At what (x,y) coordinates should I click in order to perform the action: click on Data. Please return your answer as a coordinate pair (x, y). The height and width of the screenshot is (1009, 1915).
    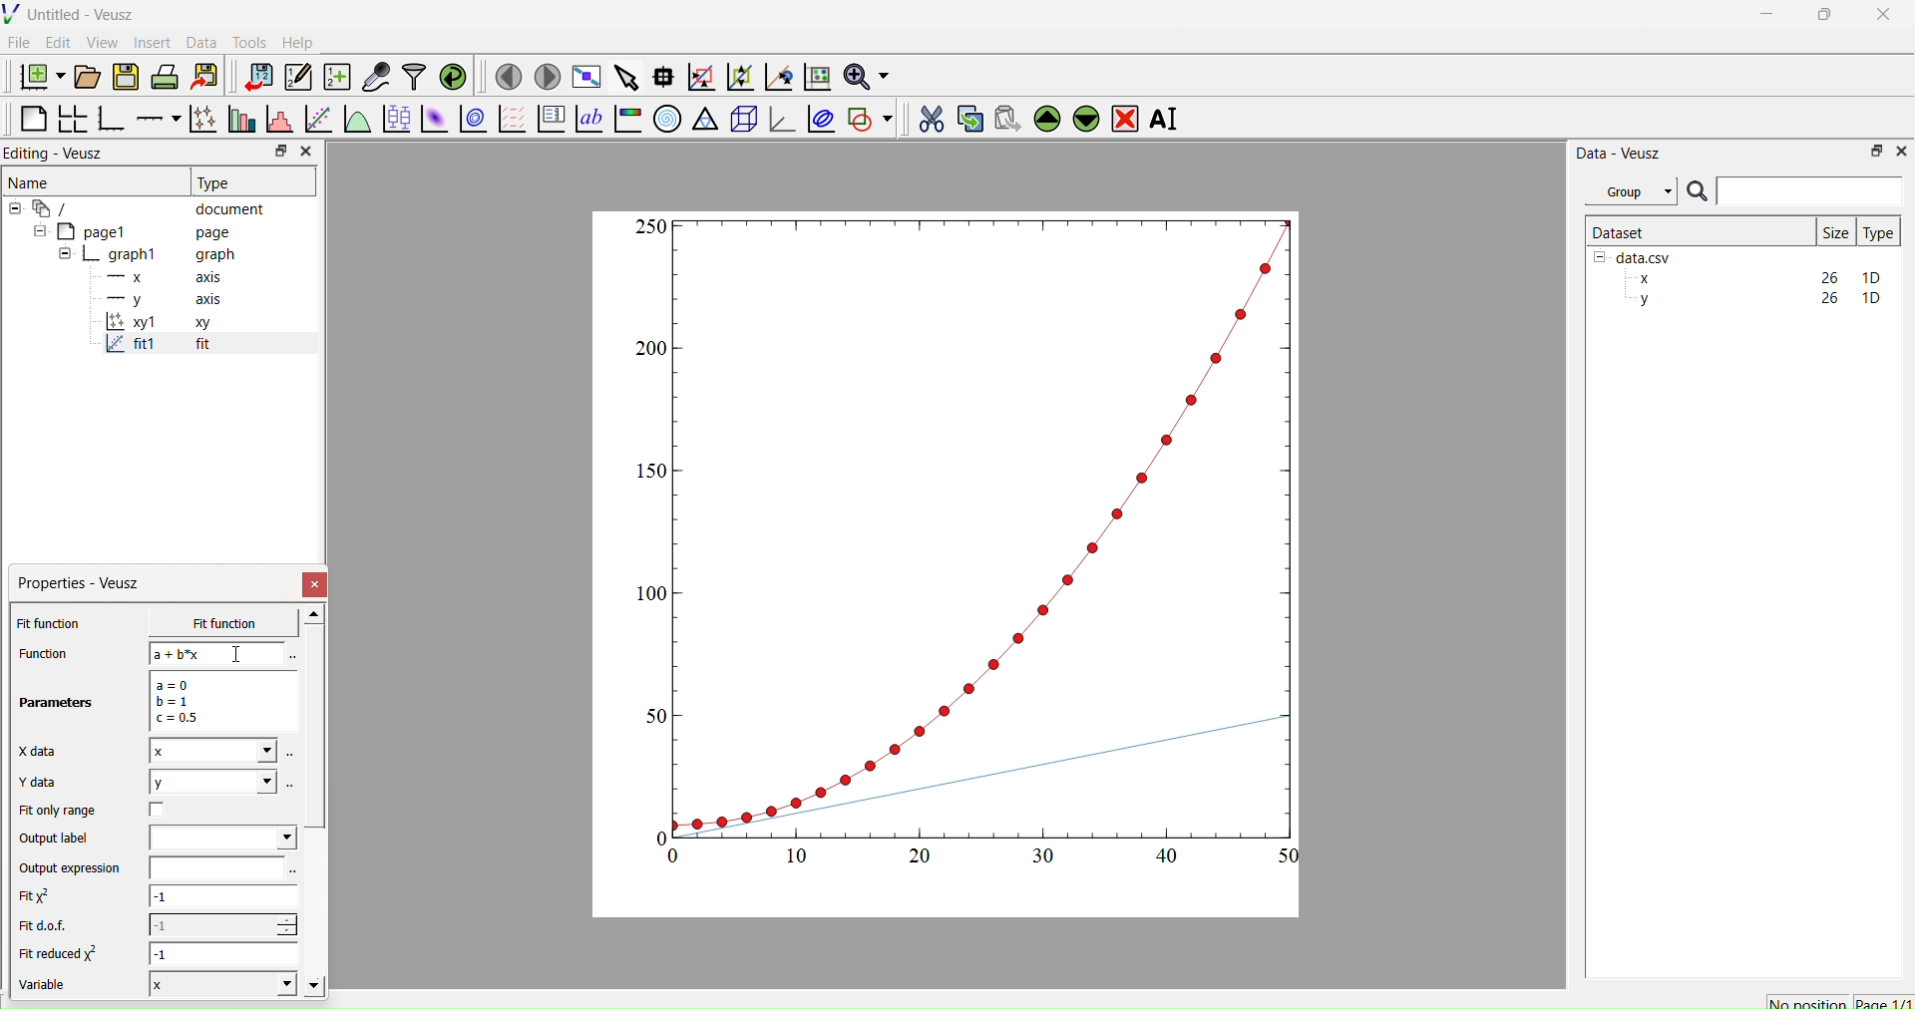
    Looking at the image, I should click on (200, 43).